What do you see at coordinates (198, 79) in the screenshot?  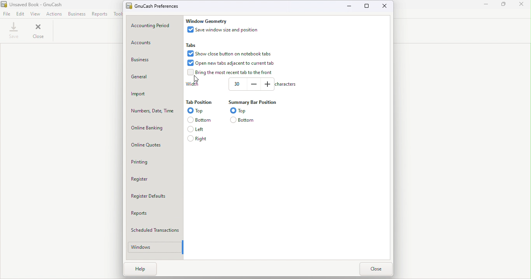 I see `cursor` at bounding box center [198, 79].